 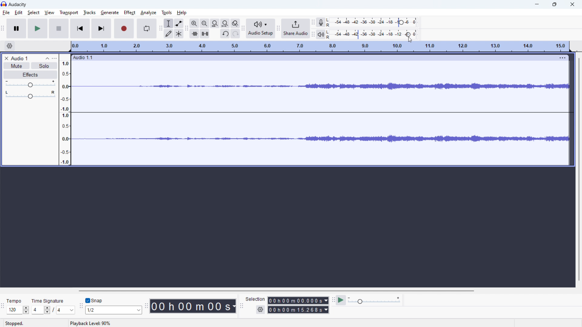 I want to click on analyze, so click(x=148, y=12).